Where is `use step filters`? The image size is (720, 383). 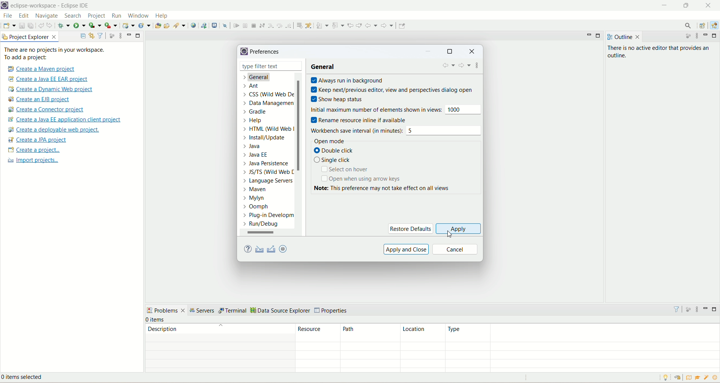 use step filters is located at coordinates (309, 25).